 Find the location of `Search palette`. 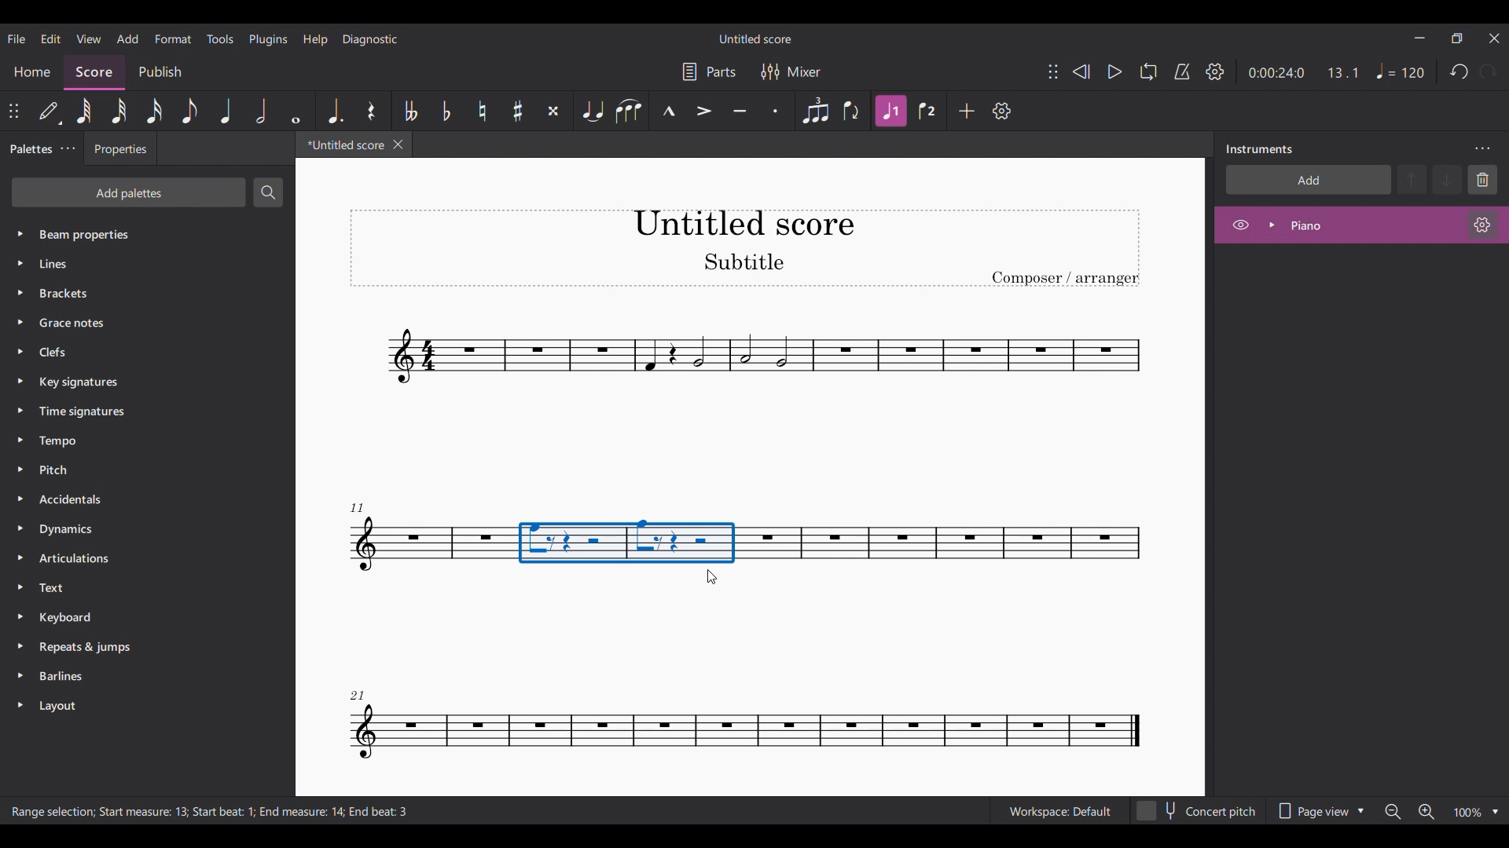

Search palette is located at coordinates (268, 192).